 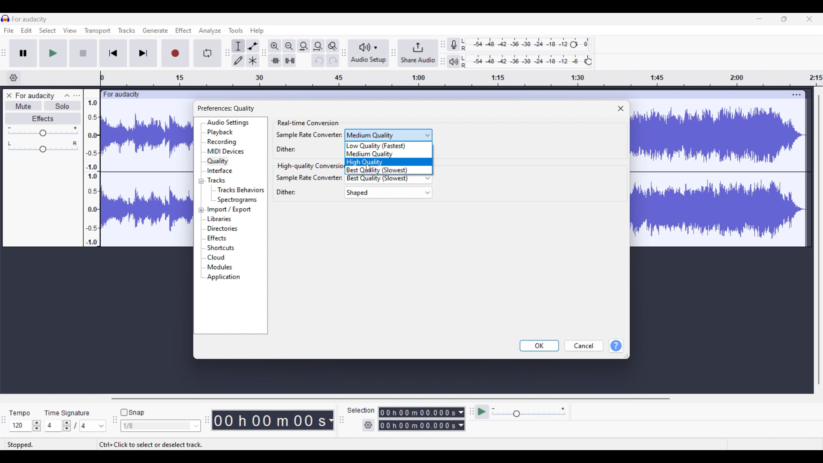 I want to click on Tracks behaviors, so click(x=240, y=190).